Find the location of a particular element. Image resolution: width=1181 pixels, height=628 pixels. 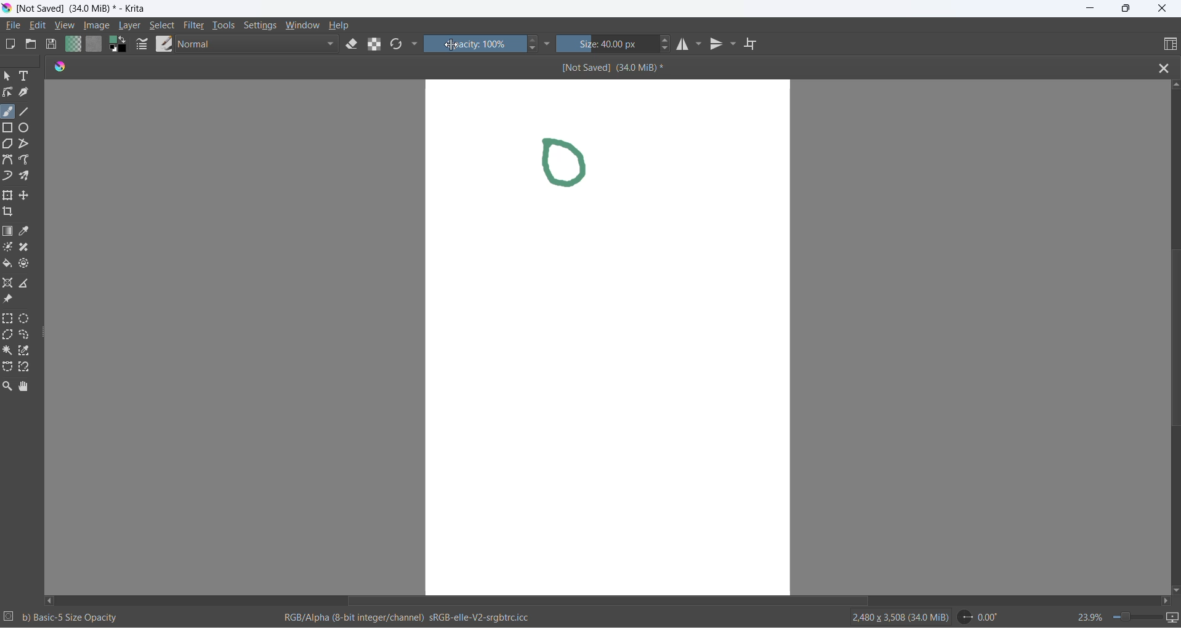

select is located at coordinates (164, 25).